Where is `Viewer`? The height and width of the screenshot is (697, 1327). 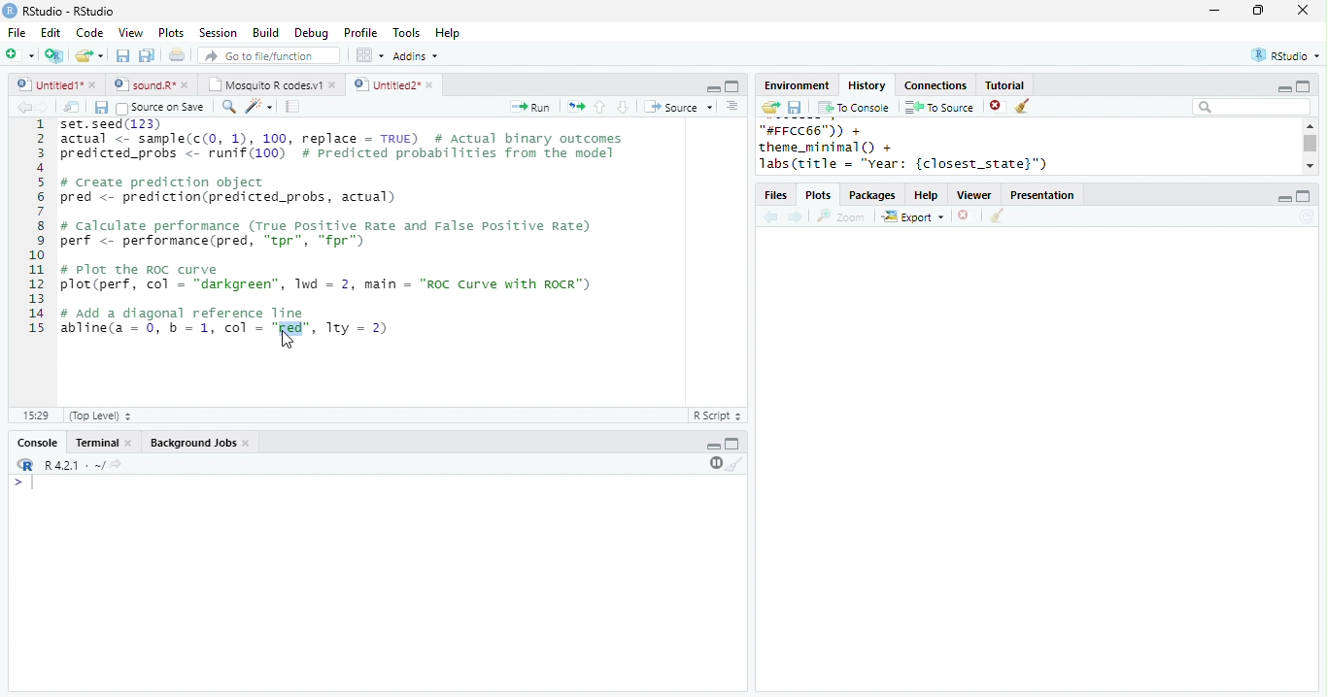
Viewer is located at coordinates (975, 196).